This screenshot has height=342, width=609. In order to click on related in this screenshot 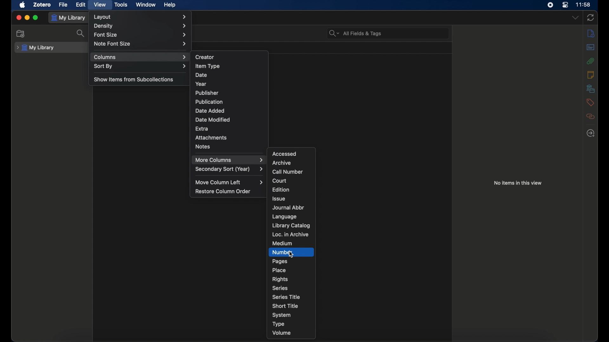, I will do `click(591, 117)`.